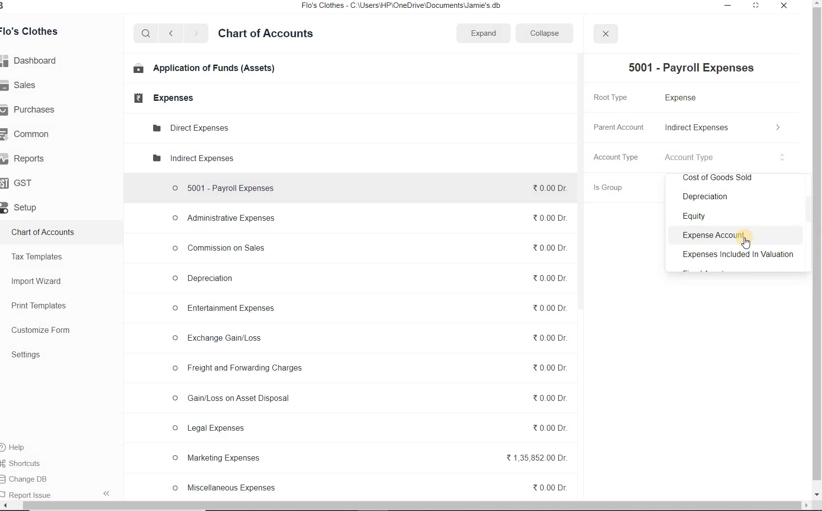  Describe the element at coordinates (583, 183) in the screenshot. I see `vertical scrollbar` at that location.